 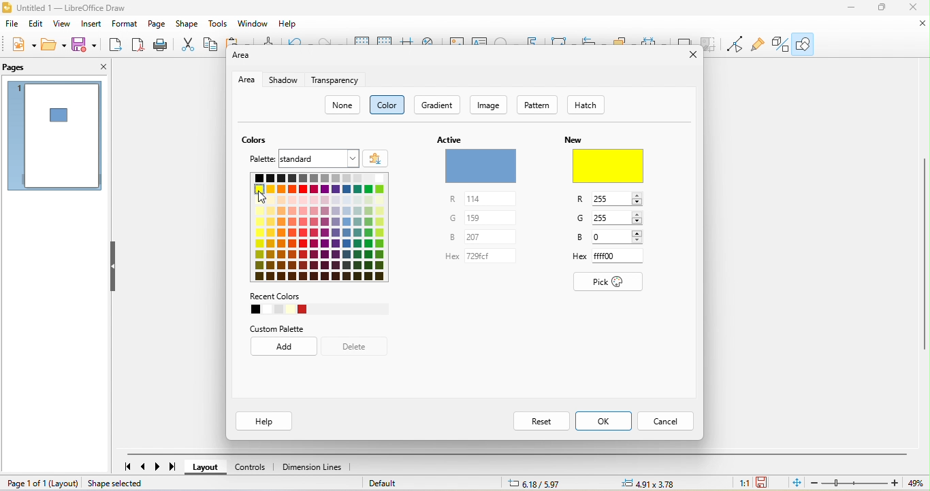 I want to click on export, so click(x=115, y=46).